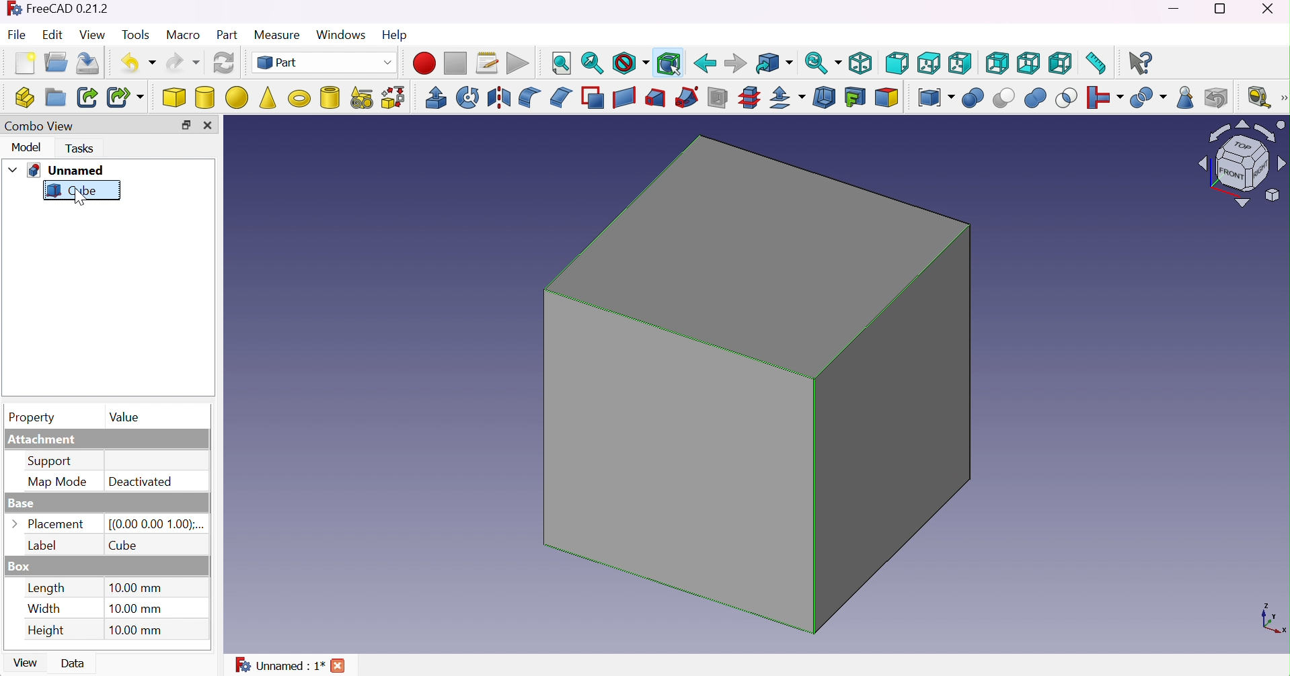  I want to click on Cylinder, so click(205, 98).